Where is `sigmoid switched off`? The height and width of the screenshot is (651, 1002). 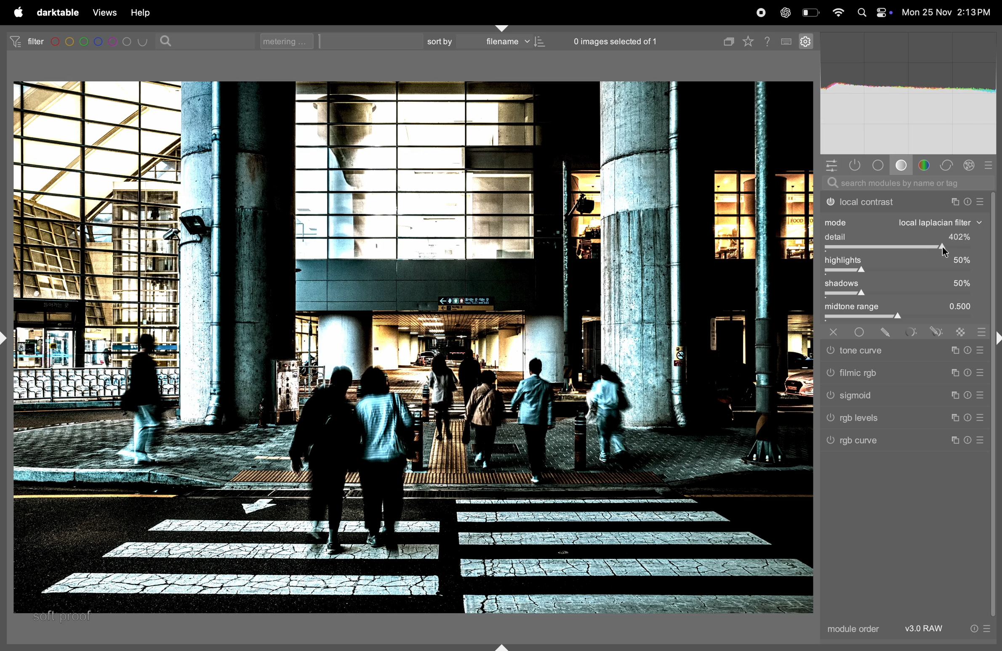 sigmoid switched off is located at coordinates (828, 397).